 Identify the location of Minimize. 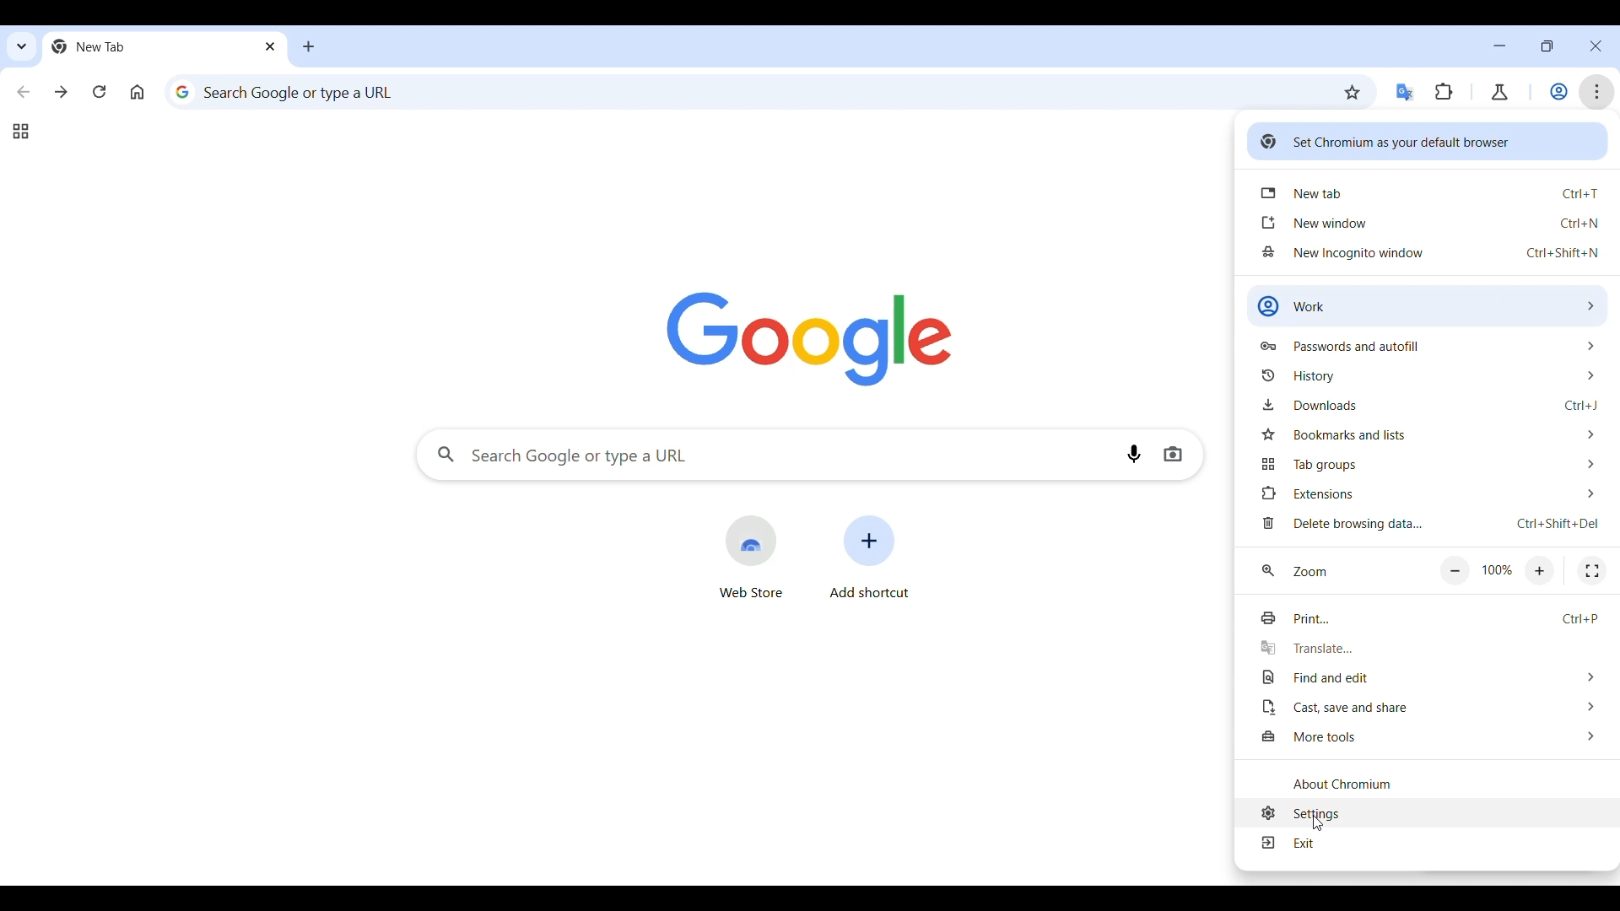
(1499, 46).